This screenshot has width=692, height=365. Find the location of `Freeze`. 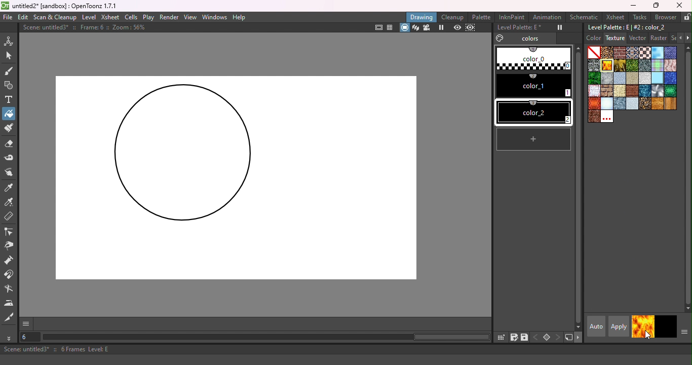

Freeze is located at coordinates (557, 28).